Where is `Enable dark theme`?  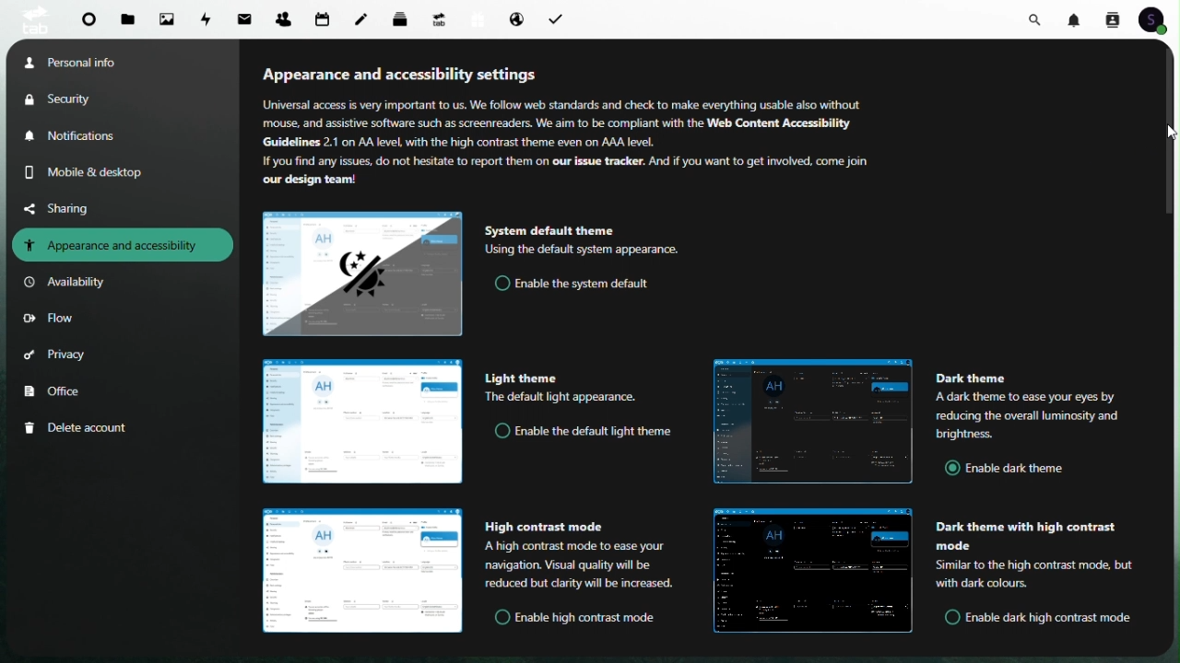 Enable dark theme is located at coordinates (1012, 469).